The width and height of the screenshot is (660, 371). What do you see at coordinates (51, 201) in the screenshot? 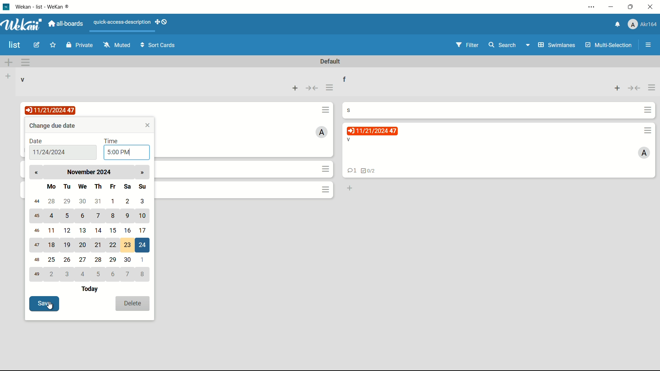
I see `28` at bounding box center [51, 201].